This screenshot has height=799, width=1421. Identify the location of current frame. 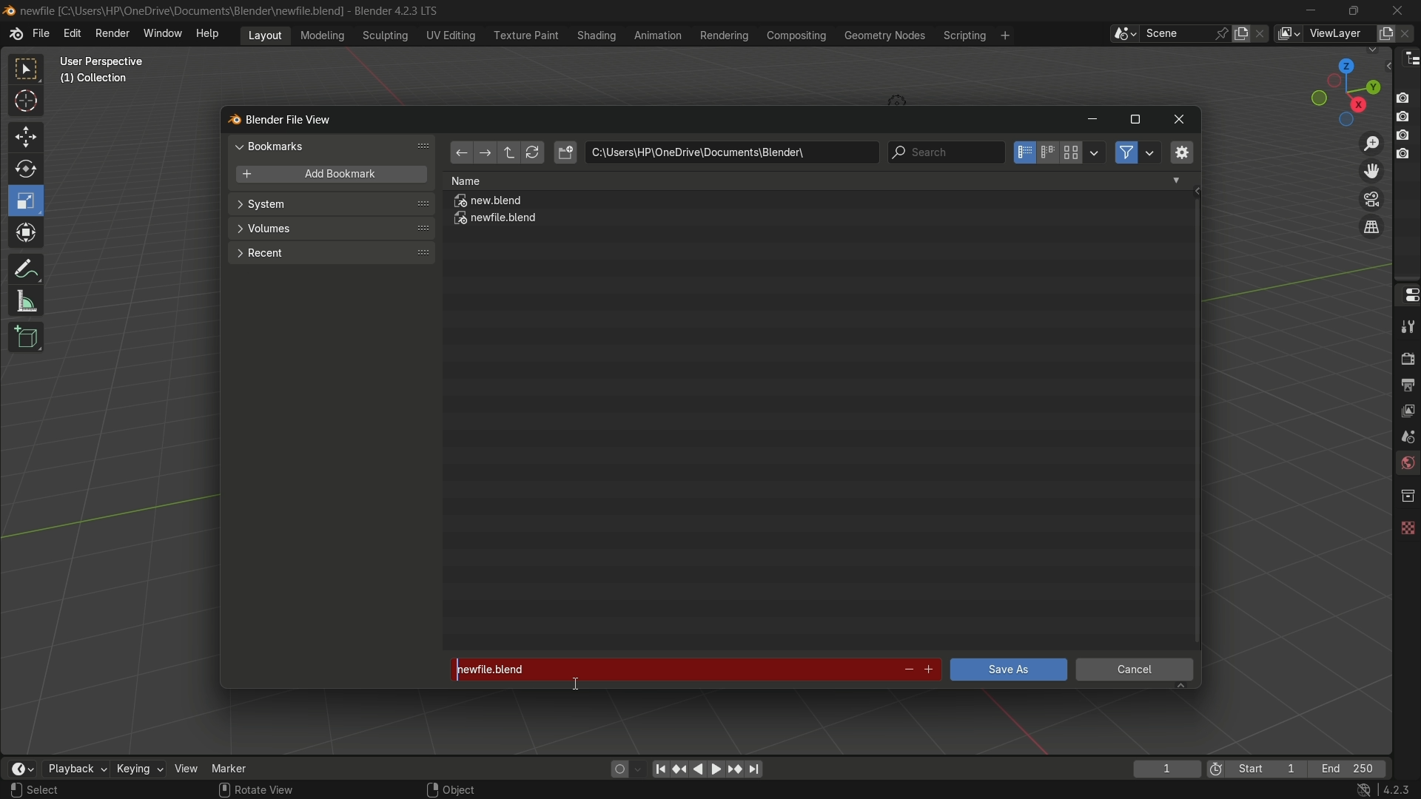
(1166, 769).